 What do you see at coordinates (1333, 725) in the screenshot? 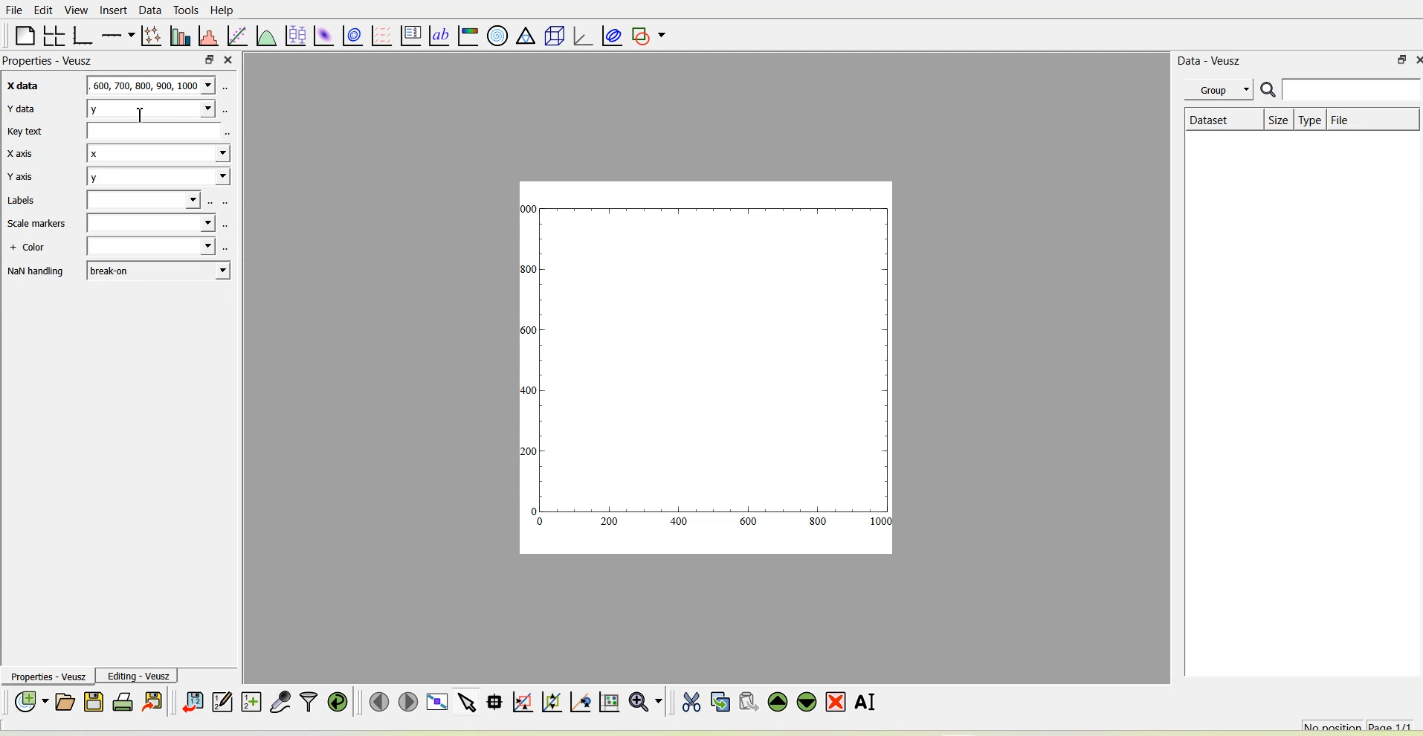
I see `No position` at bounding box center [1333, 725].